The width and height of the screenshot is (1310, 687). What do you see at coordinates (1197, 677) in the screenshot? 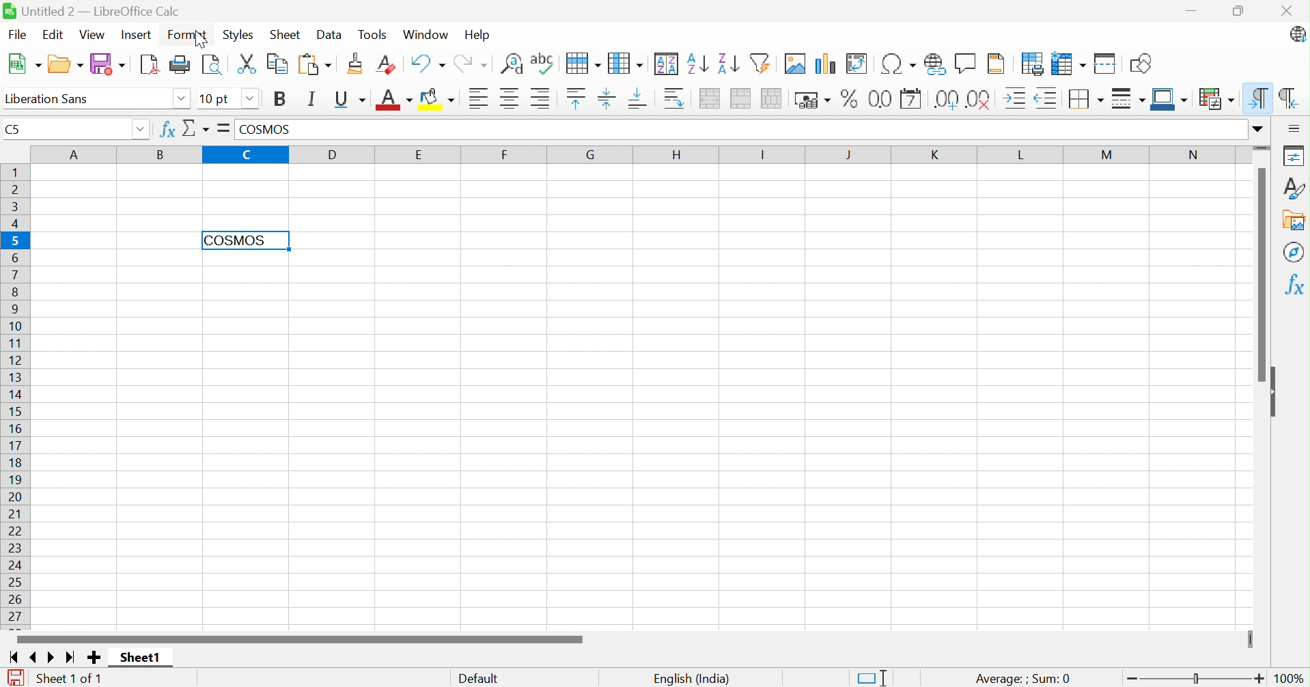
I see `Slider` at bounding box center [1197, 677].